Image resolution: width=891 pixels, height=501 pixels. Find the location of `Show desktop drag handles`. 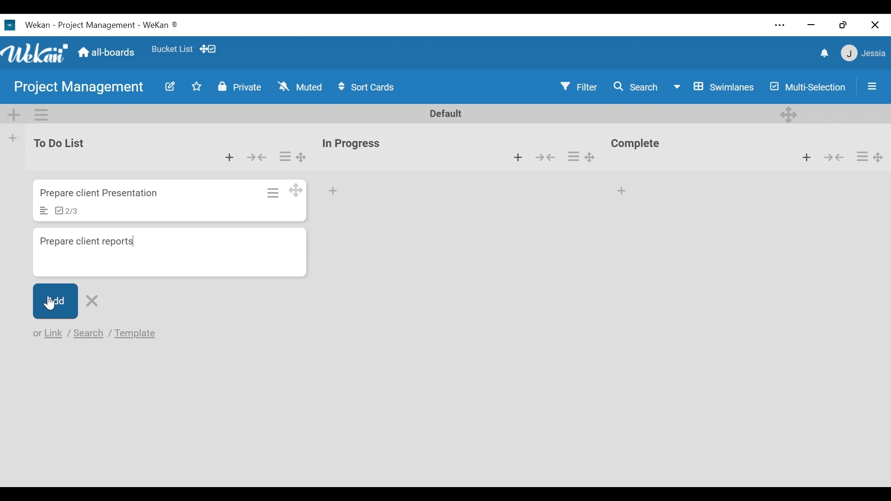

Show desktop drag handles is located at coordinates (209, 49).